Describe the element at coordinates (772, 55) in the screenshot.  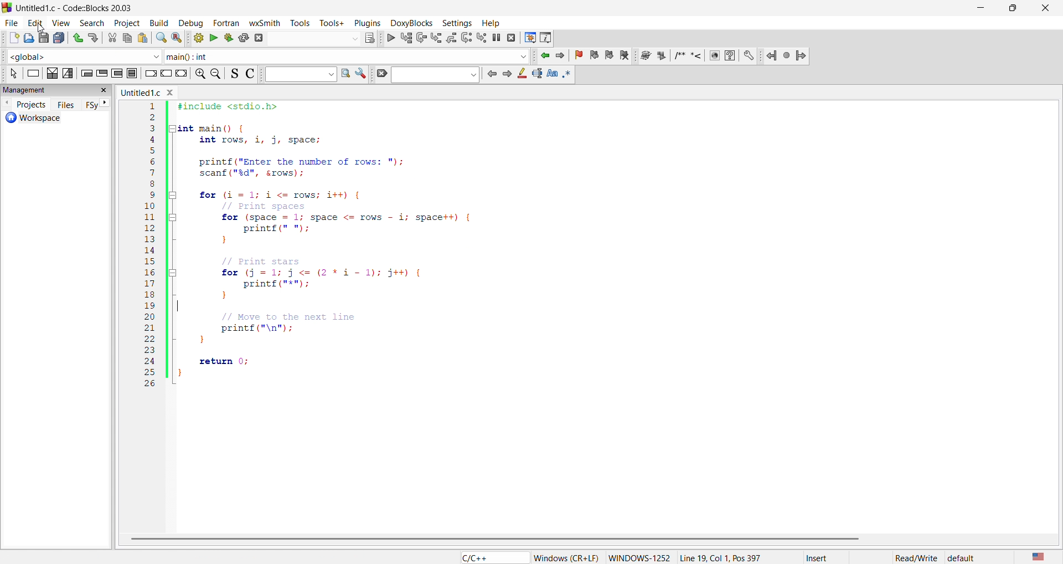
I see `jump back` at that location.